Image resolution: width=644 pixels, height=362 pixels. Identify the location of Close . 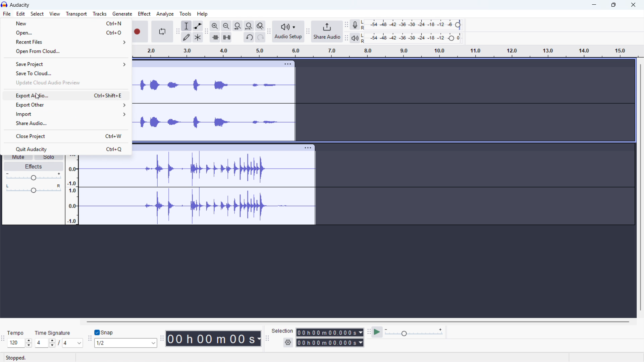
(633, 5).